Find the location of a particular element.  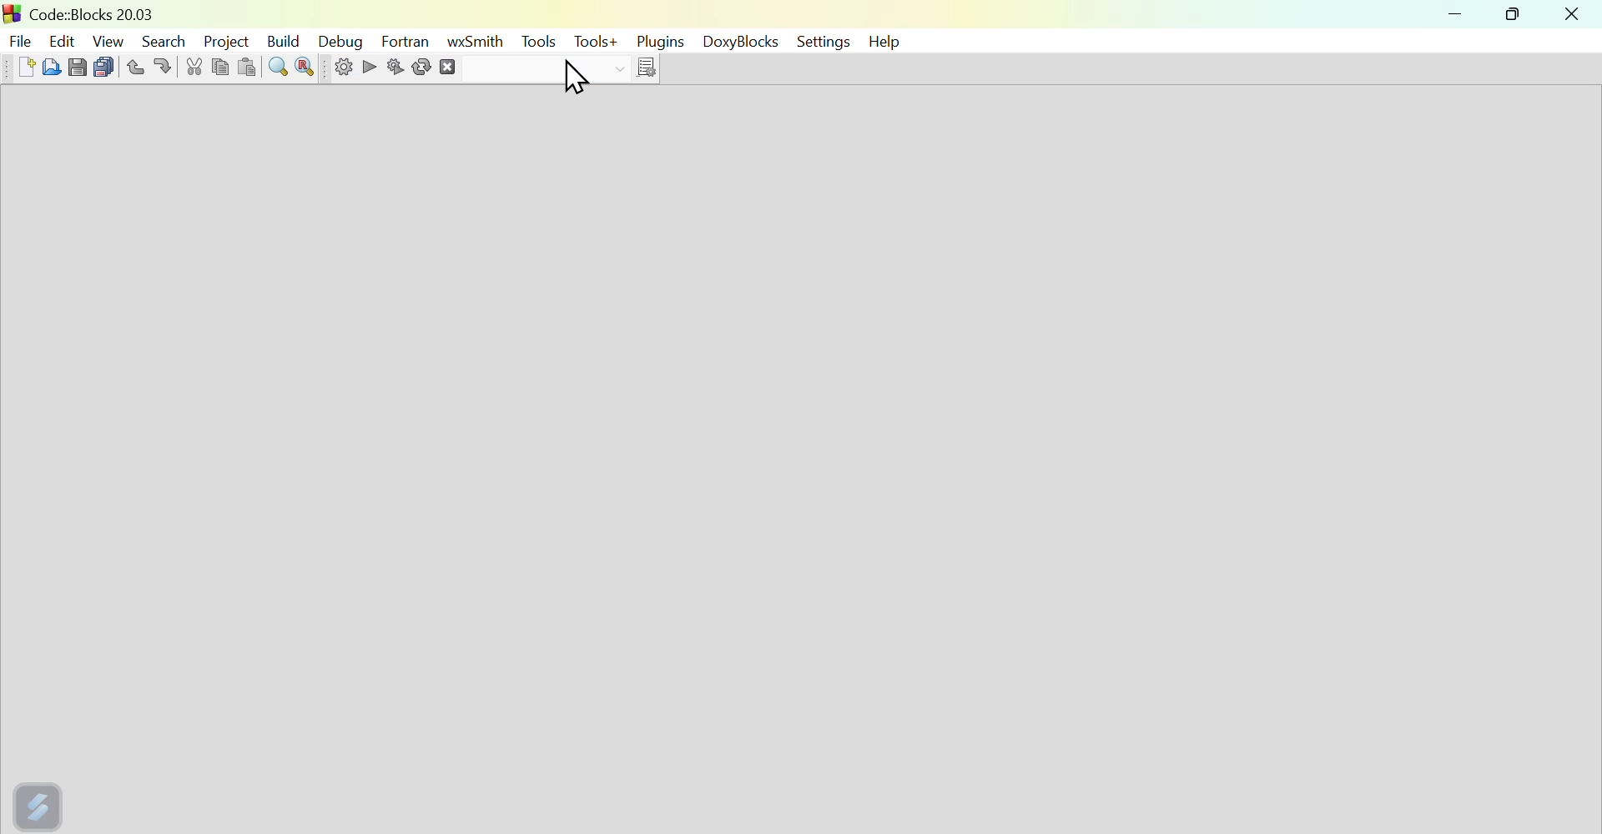

Delete is located at coordinates (465, 68).